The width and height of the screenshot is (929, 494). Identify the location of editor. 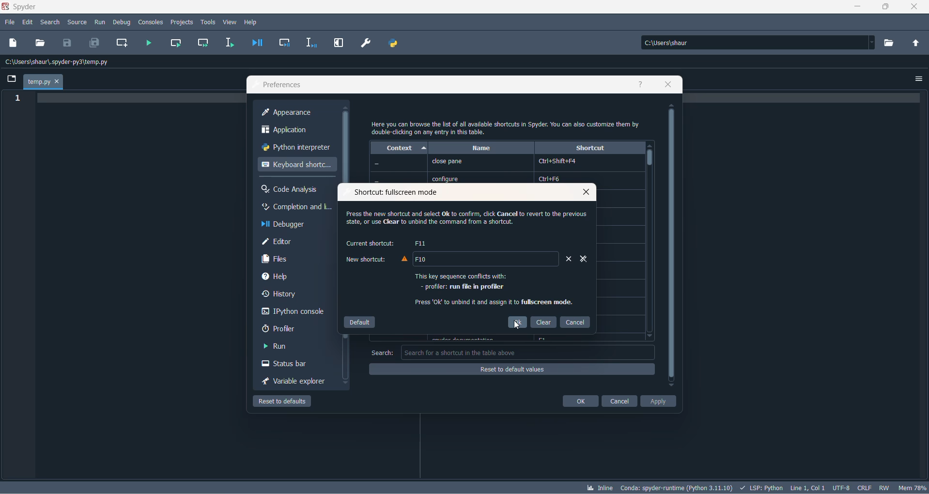
(297, 242).